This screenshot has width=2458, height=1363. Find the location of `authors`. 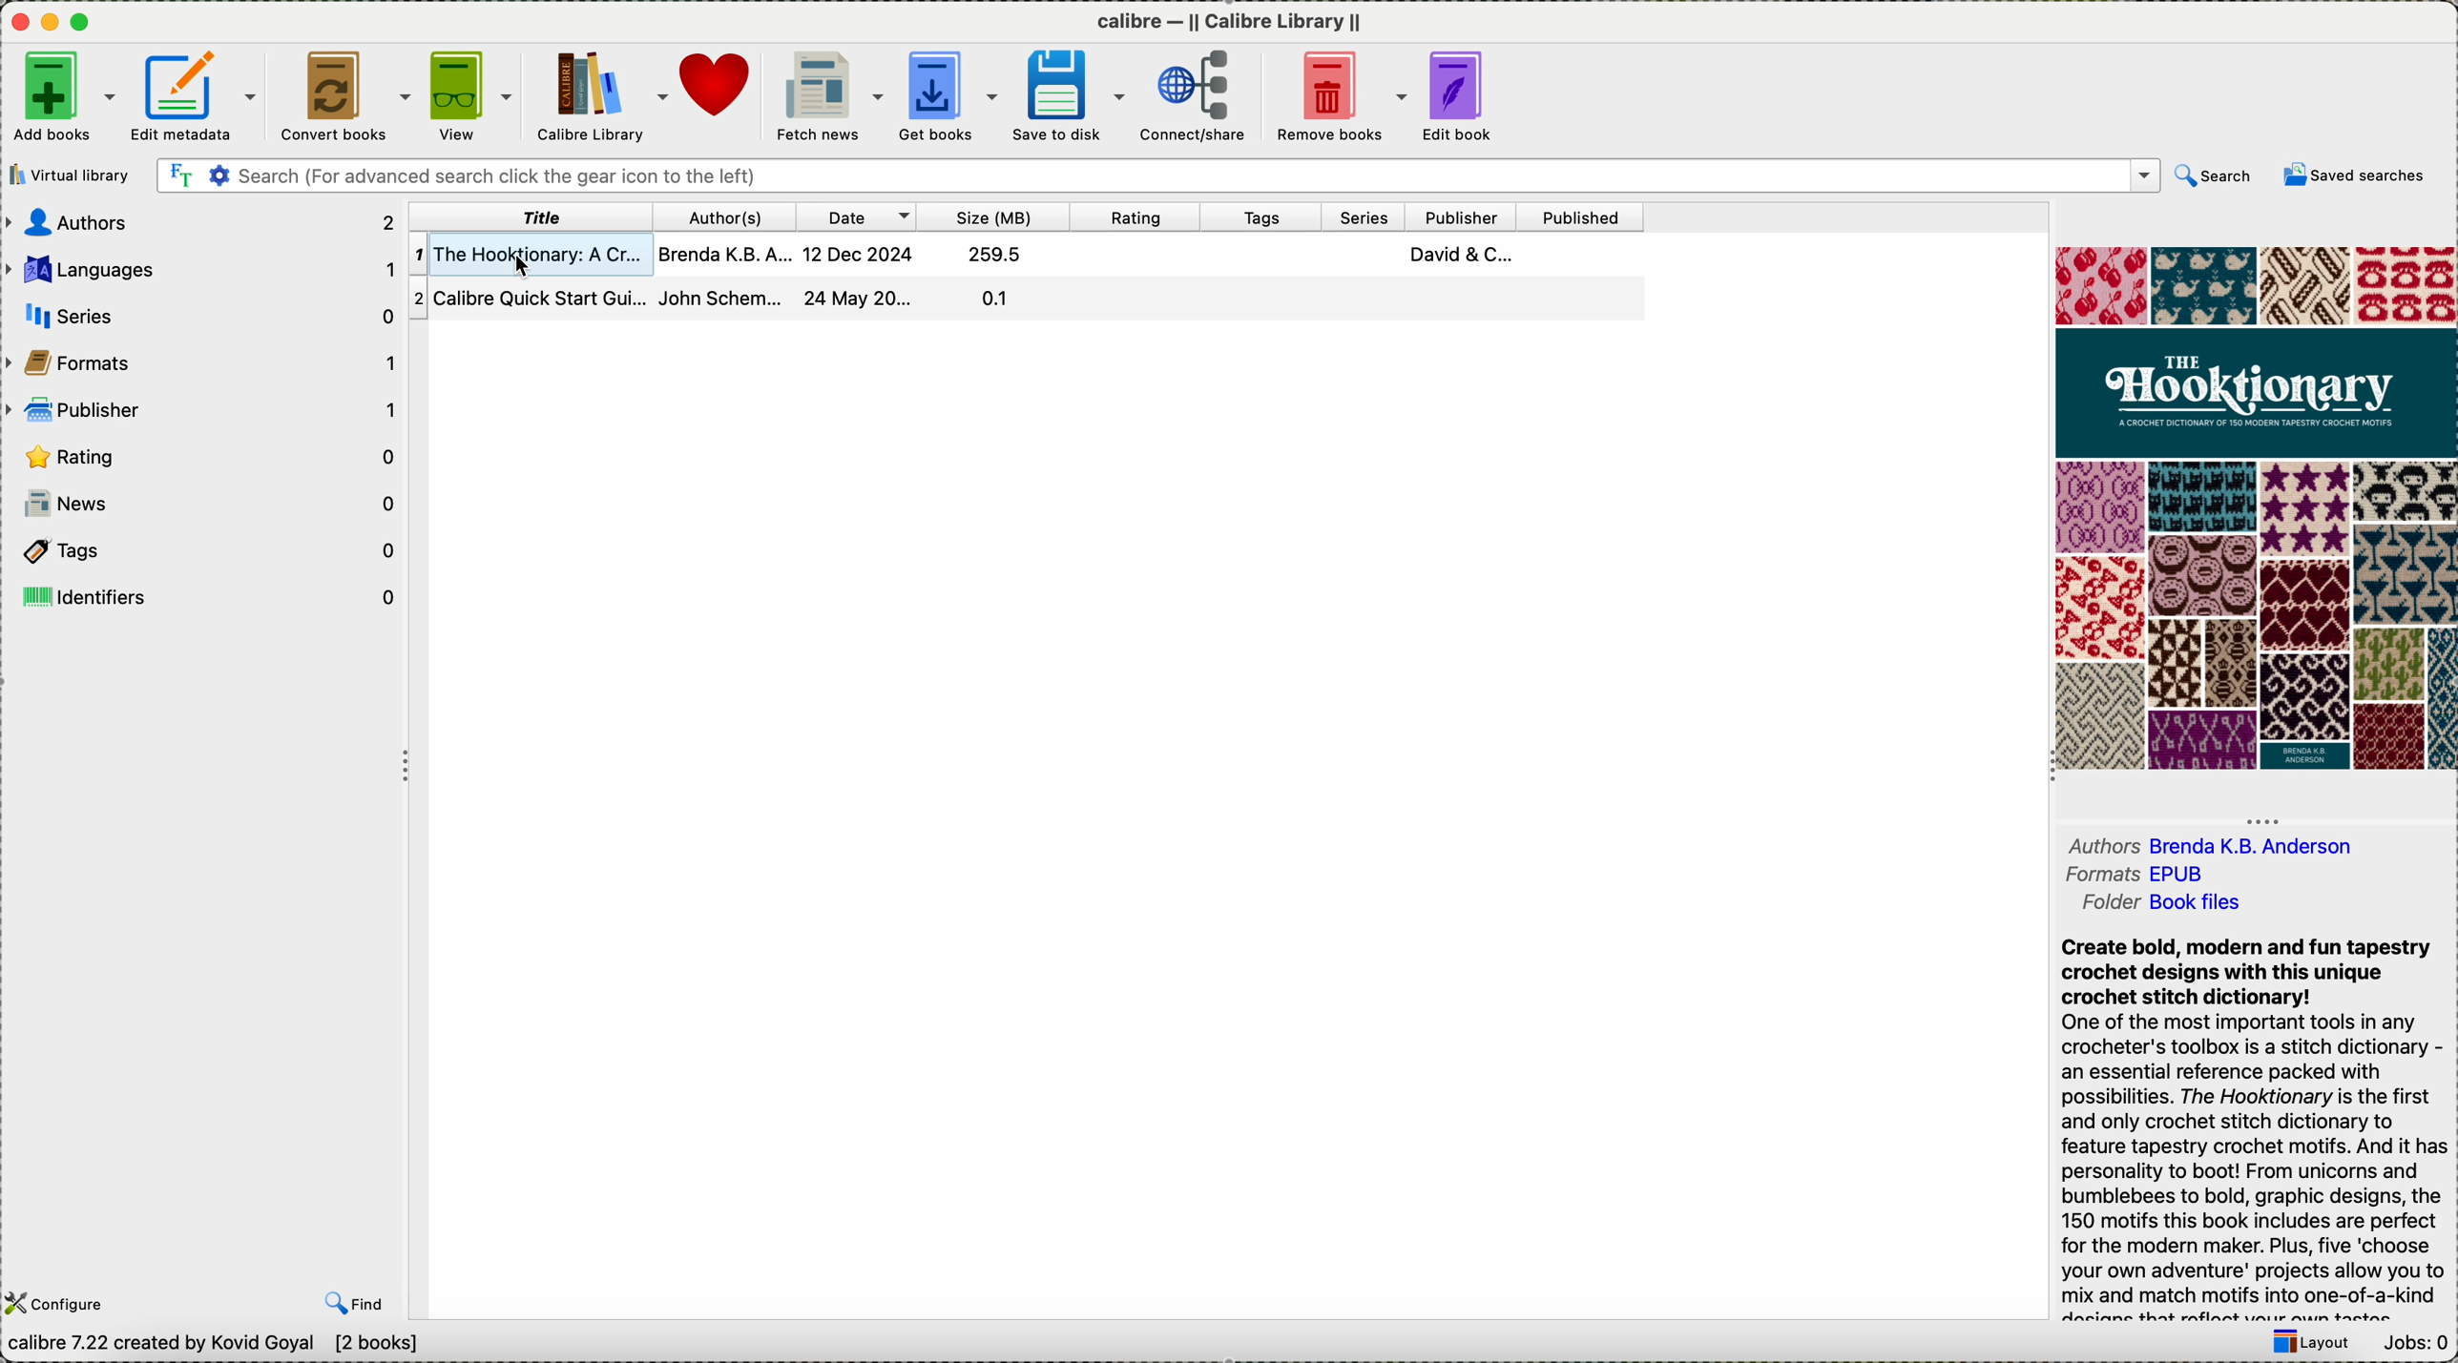

authors is located at coordinates (2212, 837).